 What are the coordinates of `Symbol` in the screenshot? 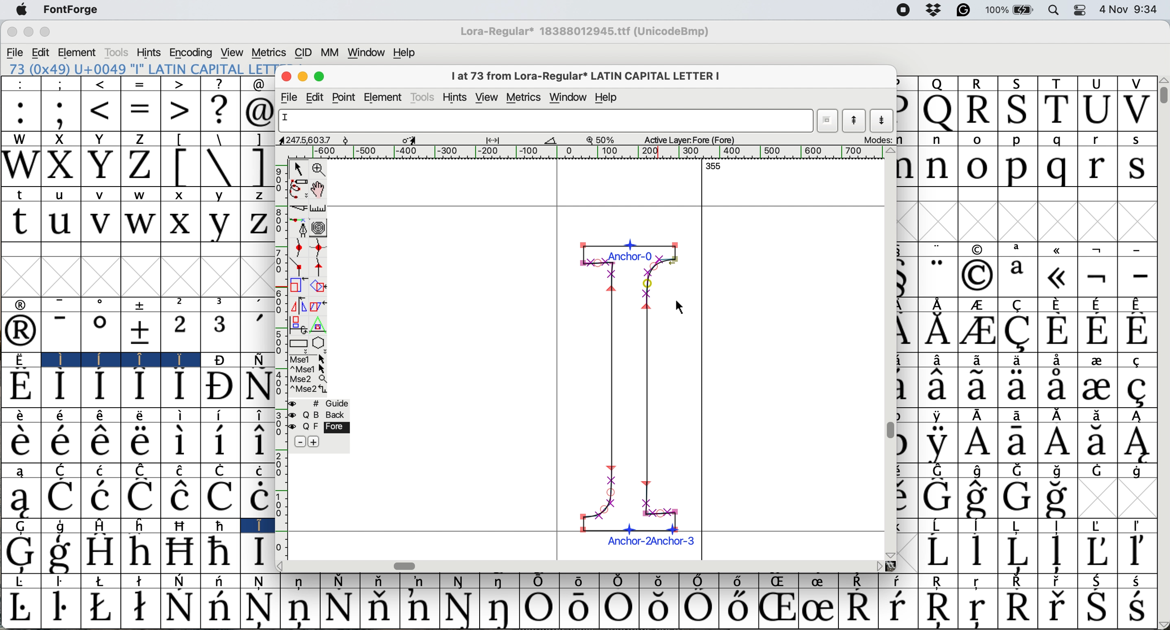 It's located at (183, 525).